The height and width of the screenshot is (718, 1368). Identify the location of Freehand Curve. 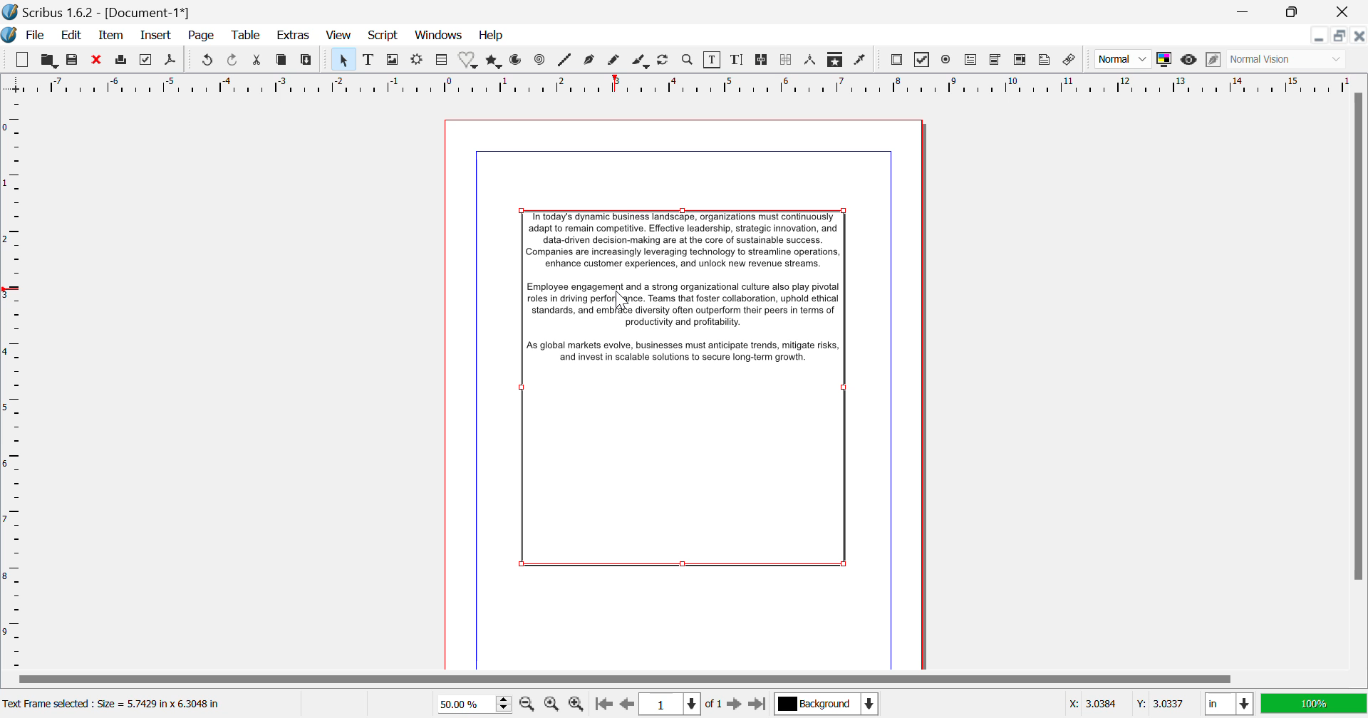
(611, 61).